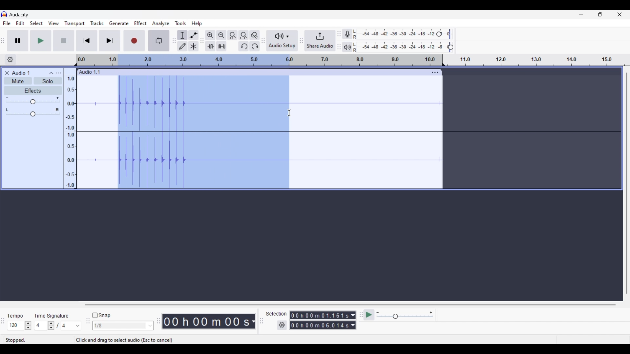  Describe the element at coordinates (33, 114) in the screenshot. I see `Pan` at that location.